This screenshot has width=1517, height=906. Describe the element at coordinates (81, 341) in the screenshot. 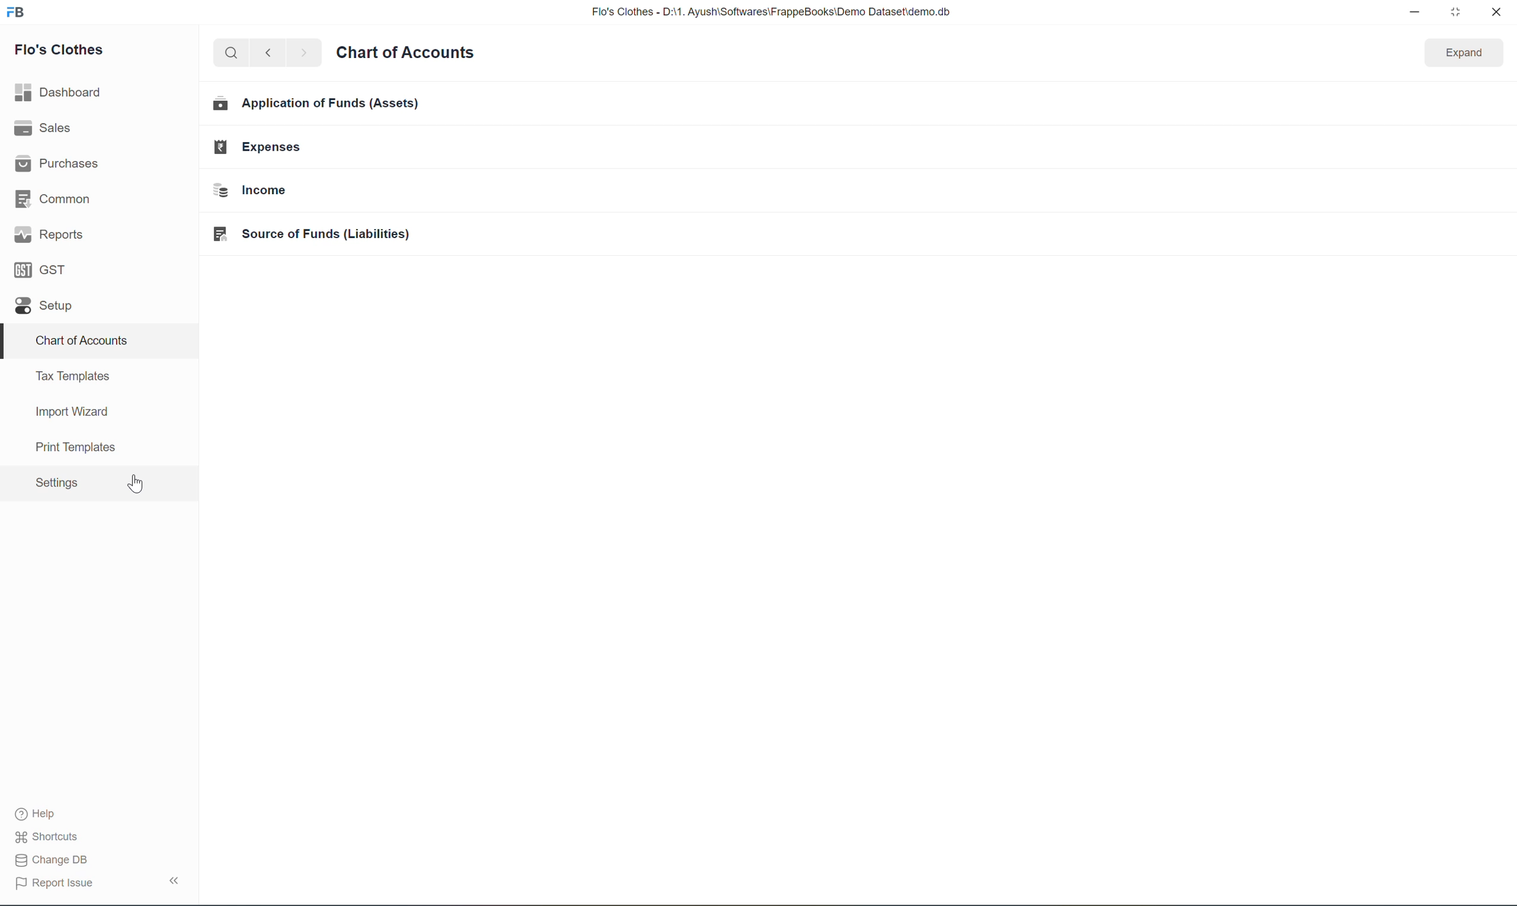

I see `Chart of Accounts` at that location.